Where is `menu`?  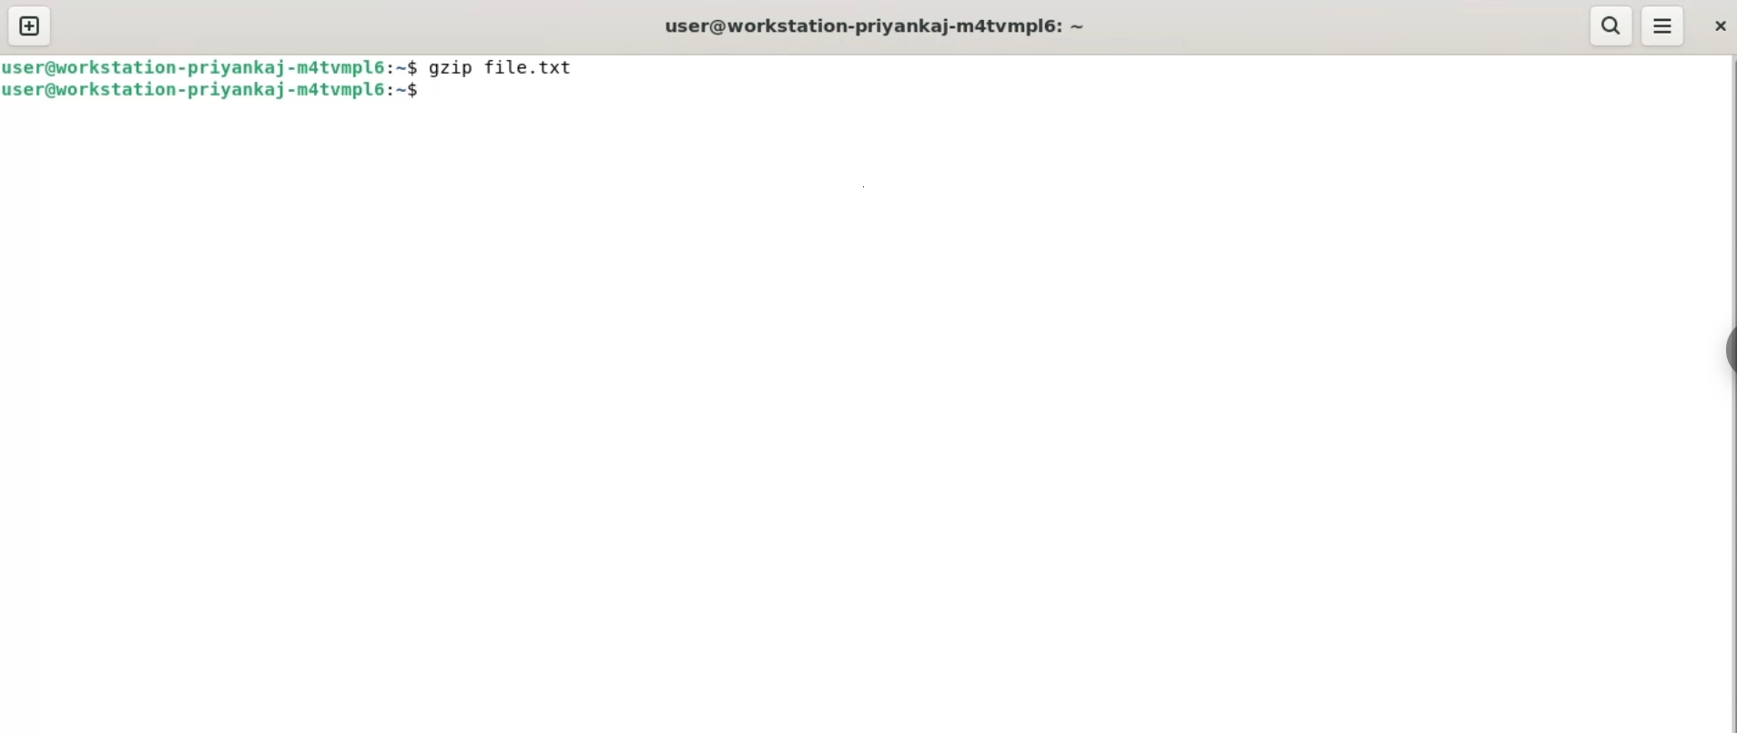
menu is located at coordinates (1662, 25).